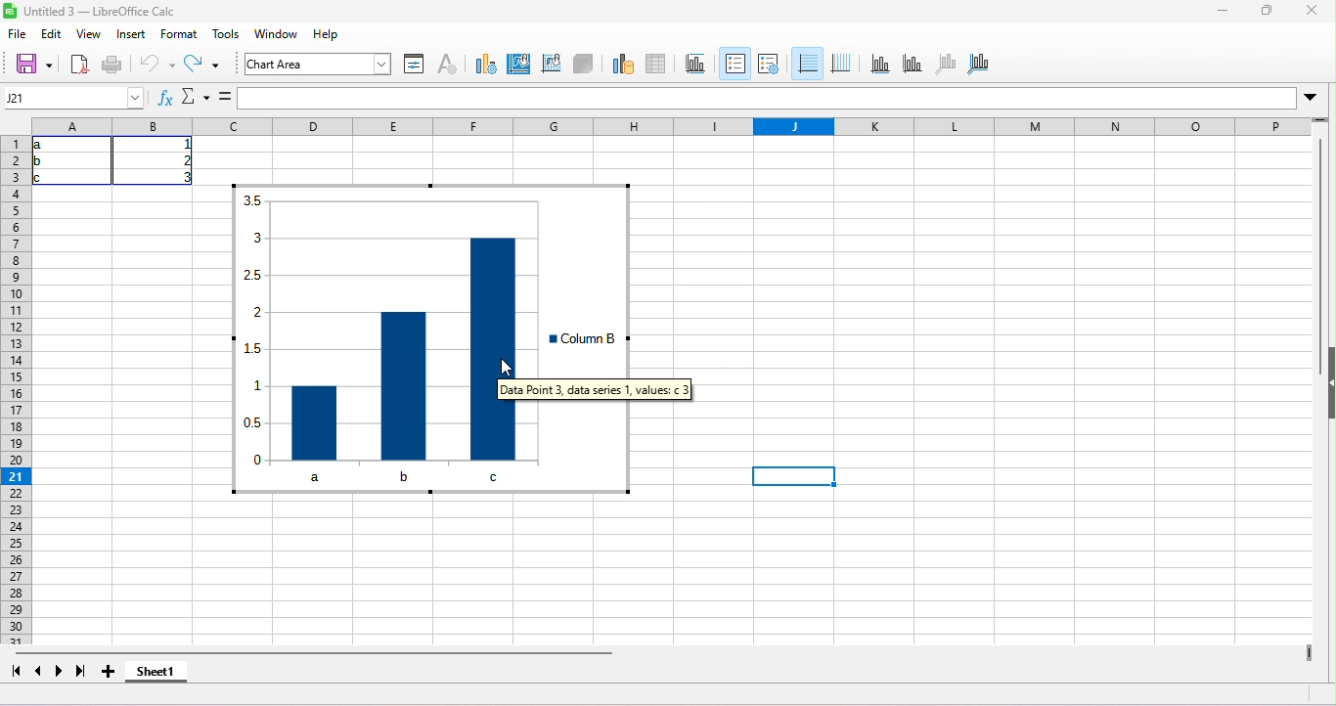 The image size is (1336, 706). I want to click on data point1, so click(317, 421).